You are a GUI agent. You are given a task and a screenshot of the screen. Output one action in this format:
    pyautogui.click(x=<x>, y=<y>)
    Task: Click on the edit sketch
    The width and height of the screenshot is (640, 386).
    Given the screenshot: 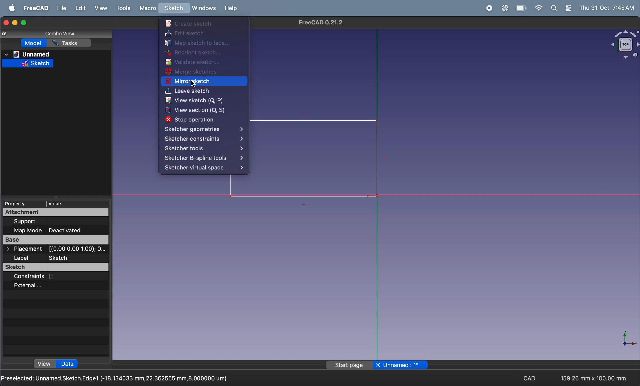 What is the action you would take?
    pyautogui.click(x=192, y=33)
    